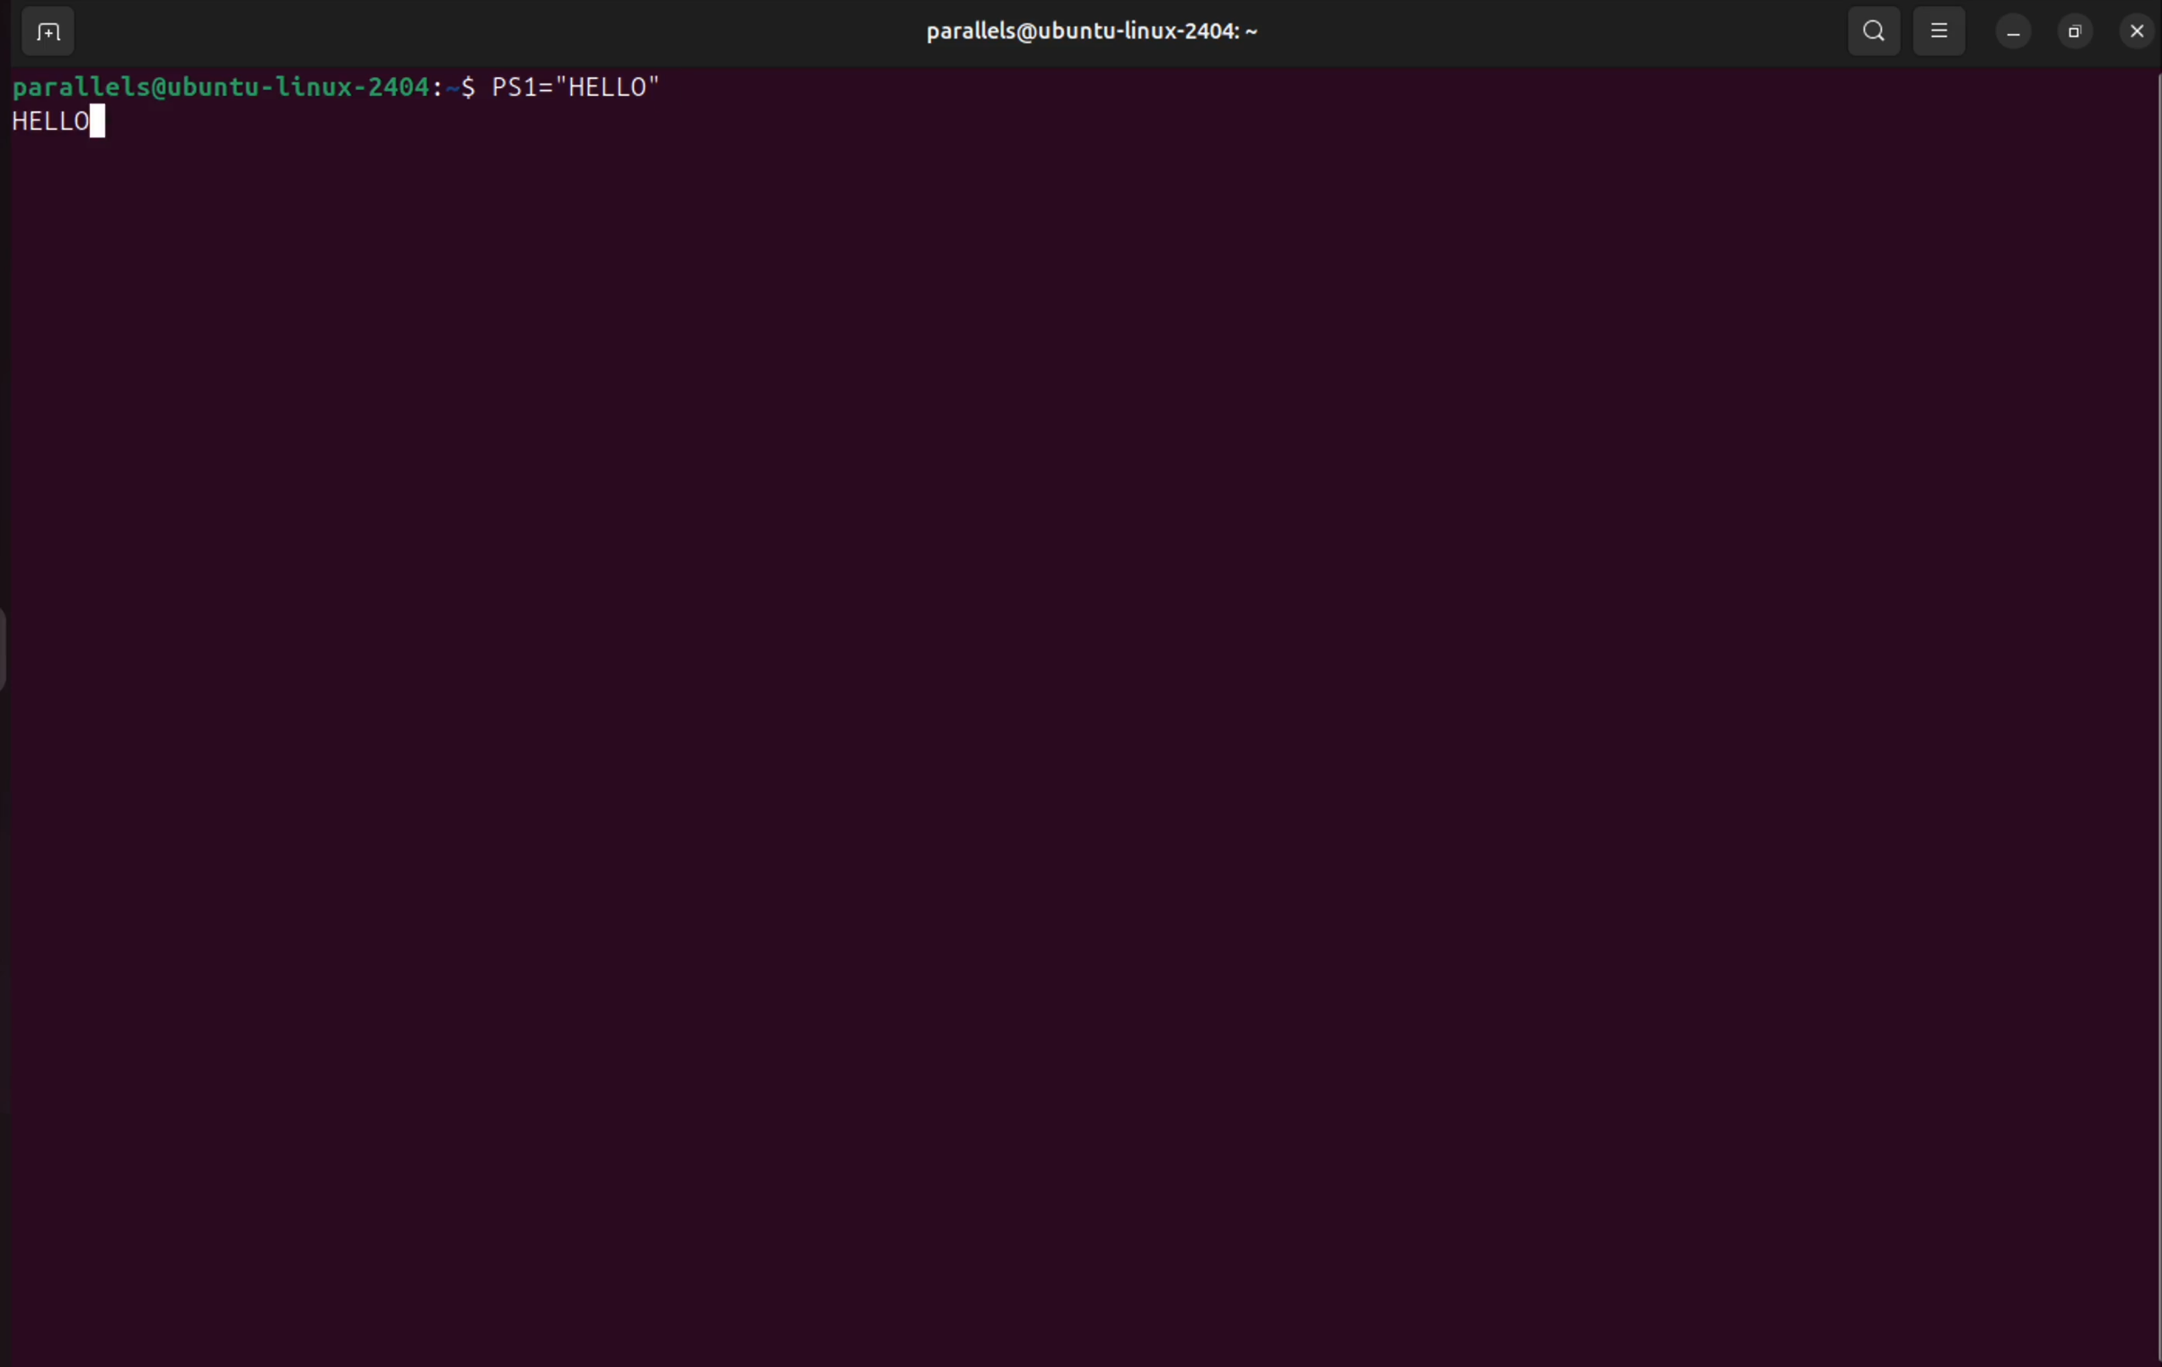  What do you see at coordinates (1869, 32) in the screenshot?
I see `search` at bounding box center [1869, 32].